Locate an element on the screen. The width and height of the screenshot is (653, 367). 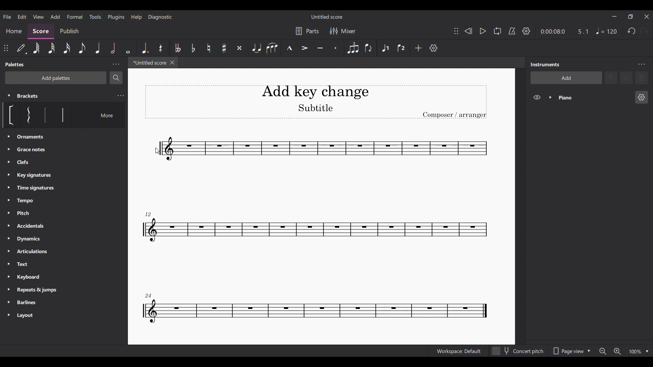
64th note is located at coordinates (37, 48).